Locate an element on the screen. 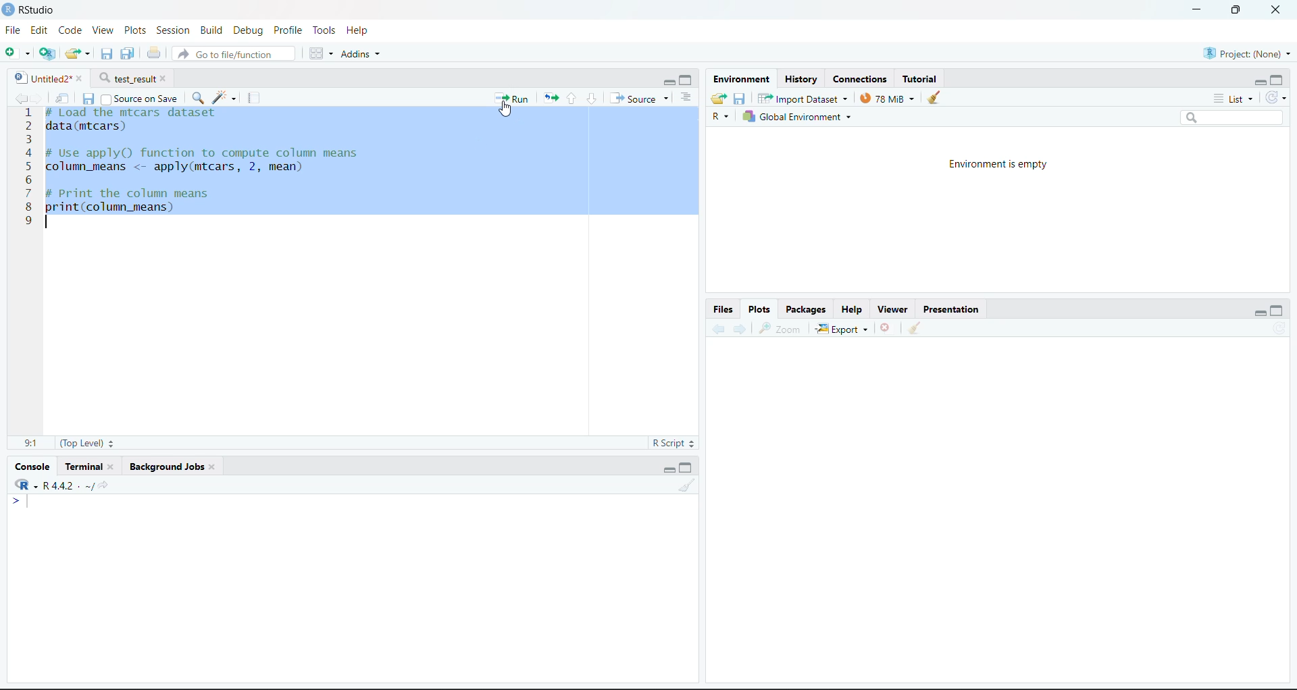 Image resolution: width=1297 pixels, height=690 pixels. Close is located at coordinates (1272, 11).